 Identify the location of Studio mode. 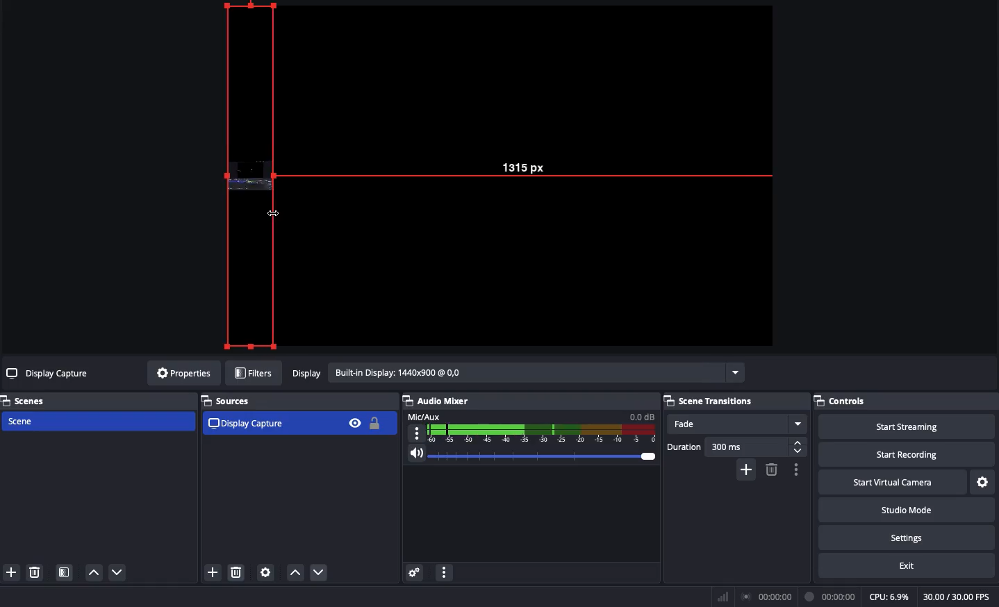
(905, 508).